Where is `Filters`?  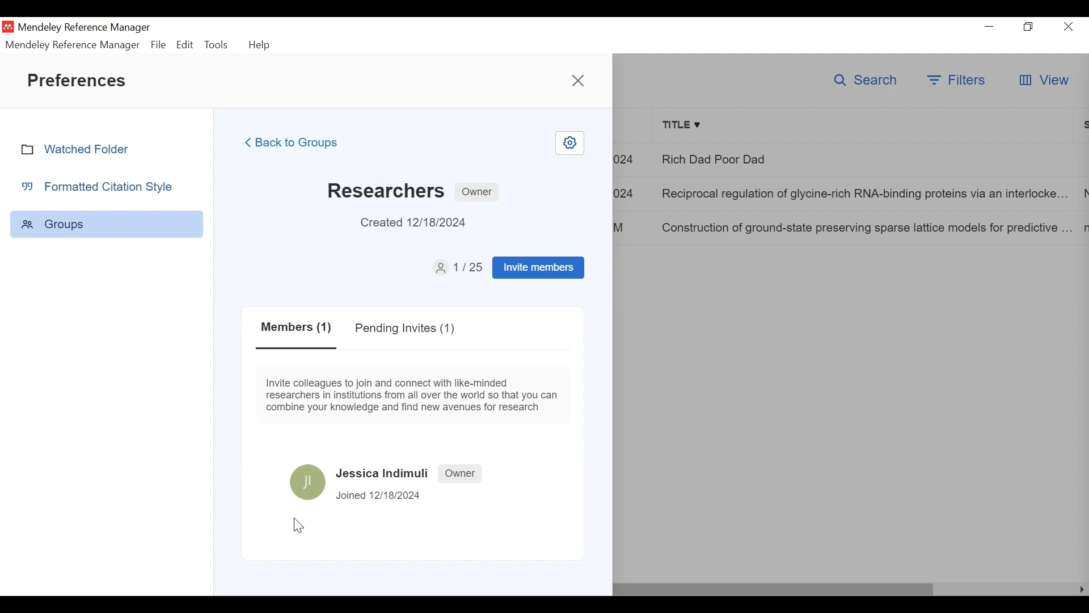 Filters is located at coordinates (956, 79).